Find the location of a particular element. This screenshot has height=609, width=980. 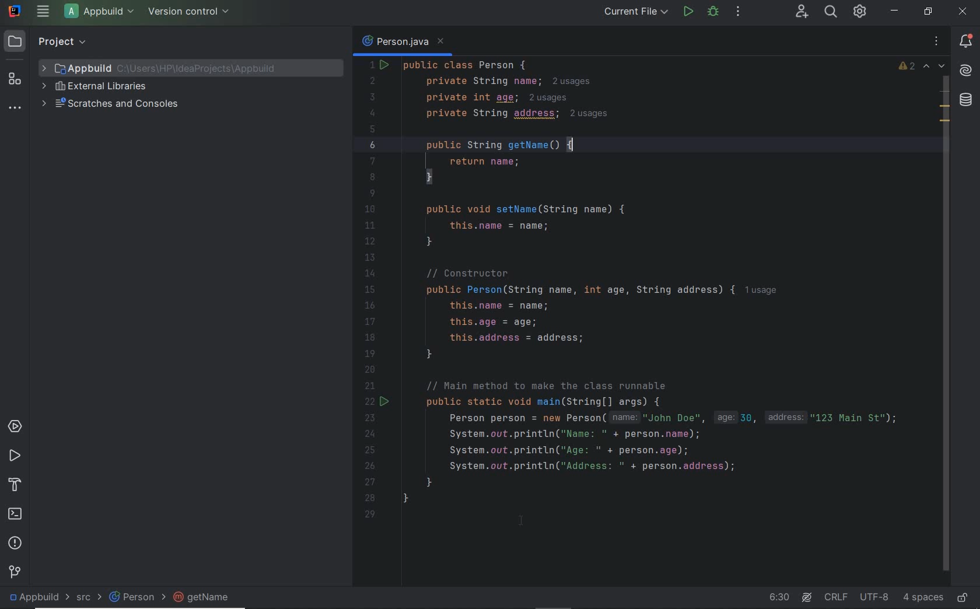

getters and setters automatically added is located at coordinates (498, 160).